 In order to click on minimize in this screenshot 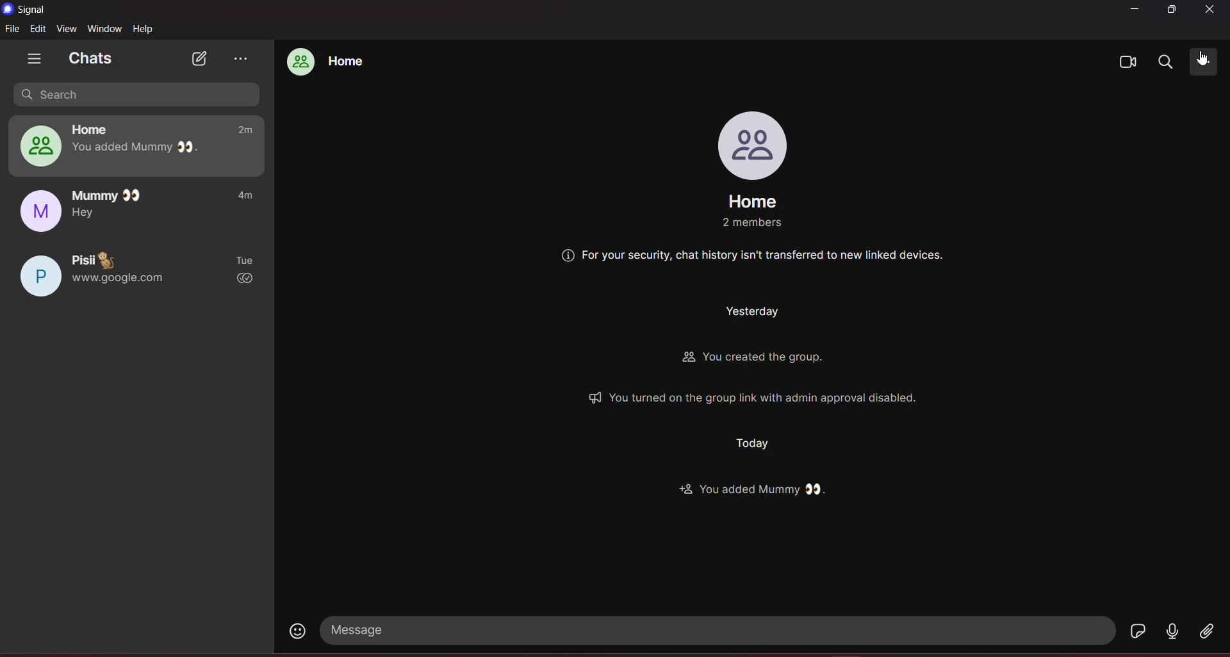, I will do `click(1135, 10)`.